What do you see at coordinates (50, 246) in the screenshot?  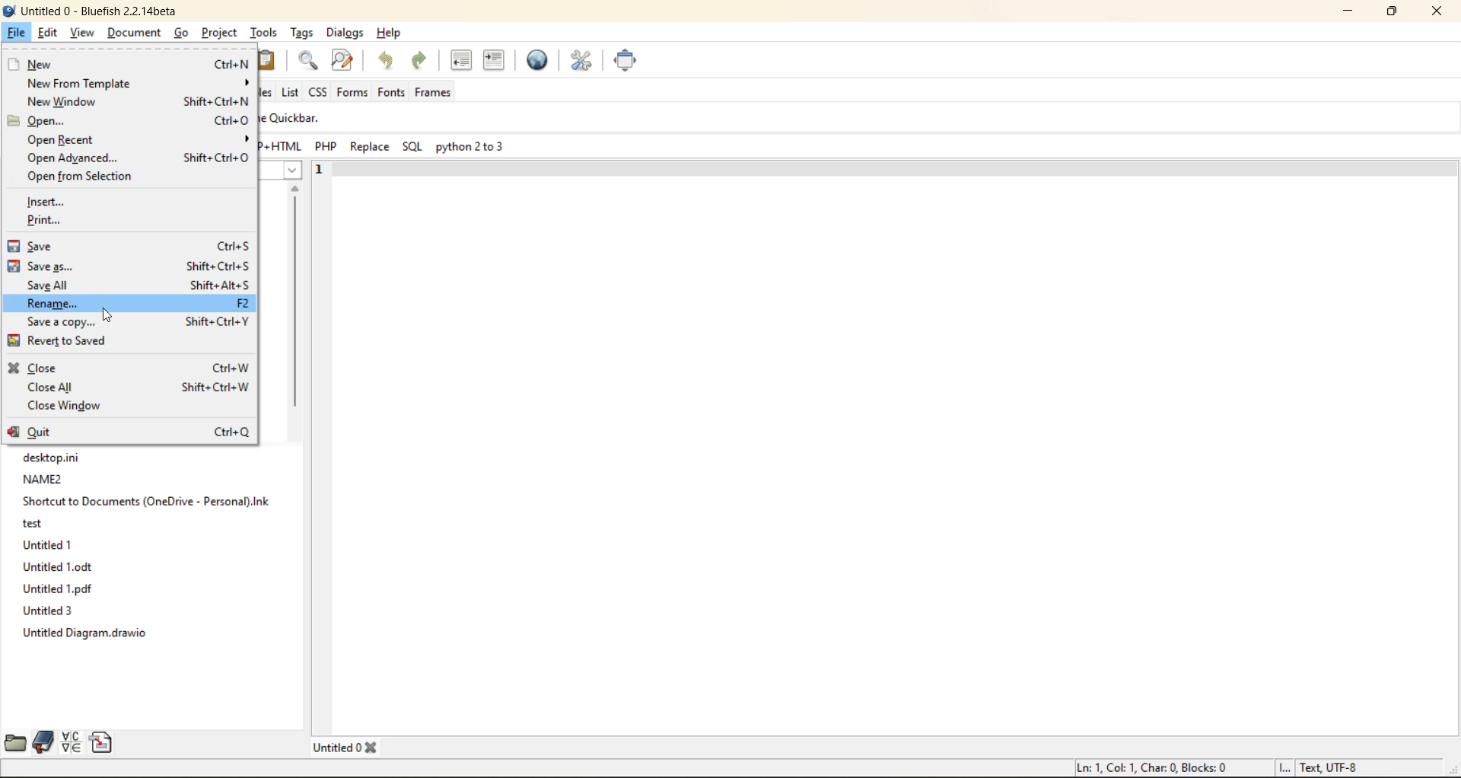 I see `save` at bounding box center [50, 246].